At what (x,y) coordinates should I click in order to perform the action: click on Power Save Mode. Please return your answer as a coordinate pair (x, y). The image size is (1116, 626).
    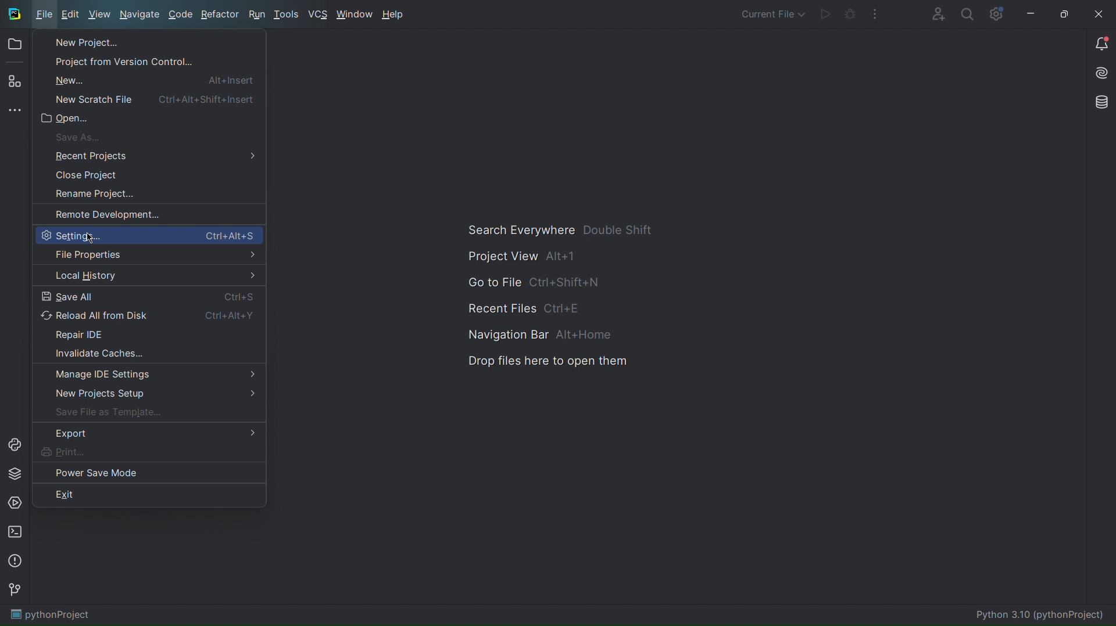
    Looking at the image, I should click on (152, 475).